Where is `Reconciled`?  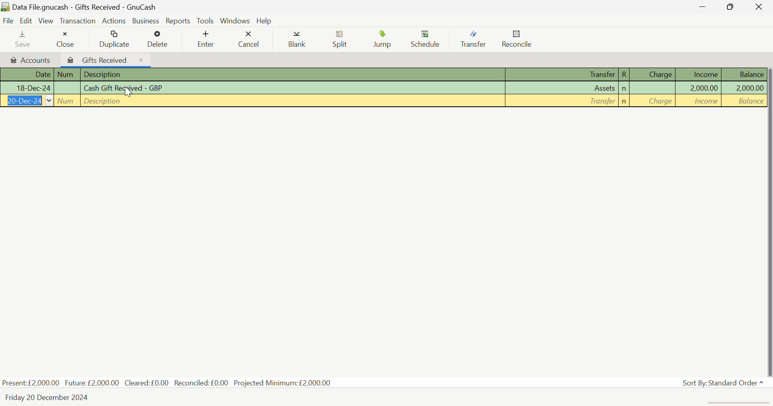 Reconciled is located at coordinates (203, 382).